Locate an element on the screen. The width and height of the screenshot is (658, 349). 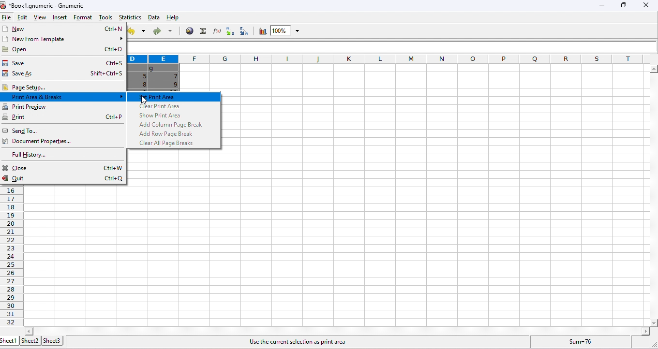
help is located at coordinates (177, 18).